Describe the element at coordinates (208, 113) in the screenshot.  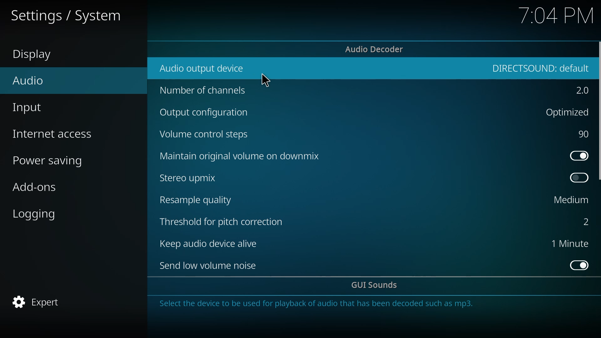
I see `output configuration` at that location.